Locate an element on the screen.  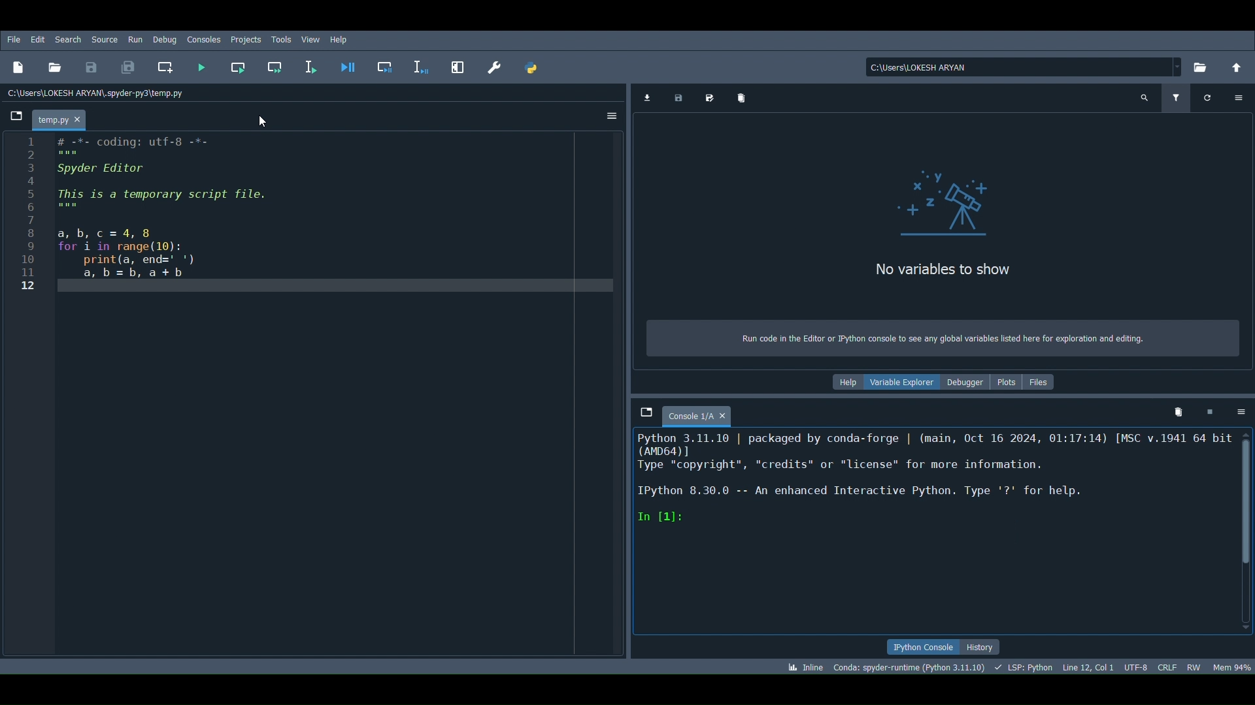
Search is located at coordinates (68, 39).